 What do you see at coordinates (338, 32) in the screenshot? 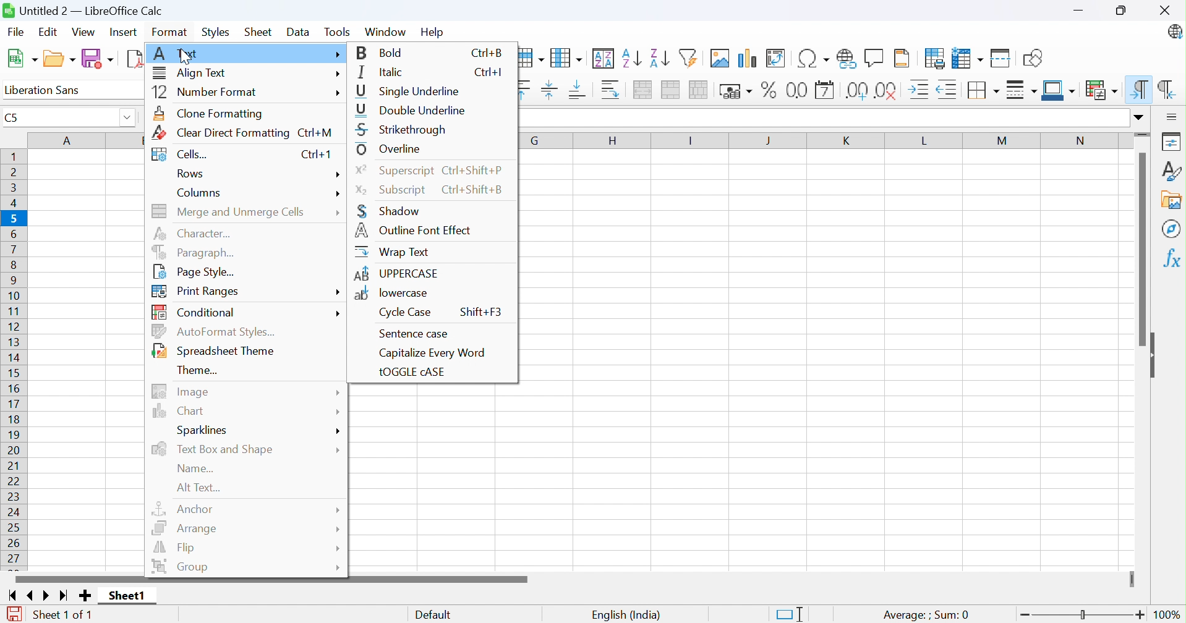
I see `Tools` at bounding box center [338, 32].